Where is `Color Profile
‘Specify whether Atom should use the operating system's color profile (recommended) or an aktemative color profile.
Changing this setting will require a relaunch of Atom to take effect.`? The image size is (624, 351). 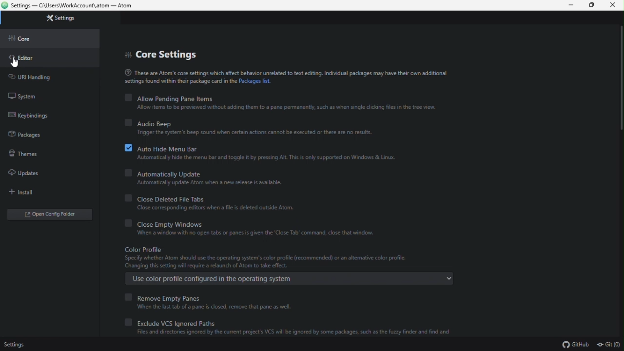 Color Profile
‘Specify whether Atom should use the operating system's color profile (recommended) or an aktemative color profile.
Changing this setting will require a relaunch of Atom to take effect. is located at coordinates (283, 258).